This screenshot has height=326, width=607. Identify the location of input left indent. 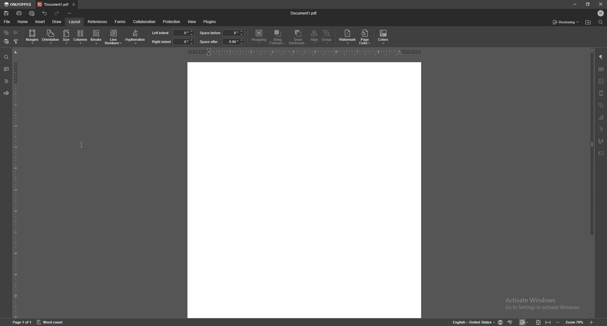
(184, 33).